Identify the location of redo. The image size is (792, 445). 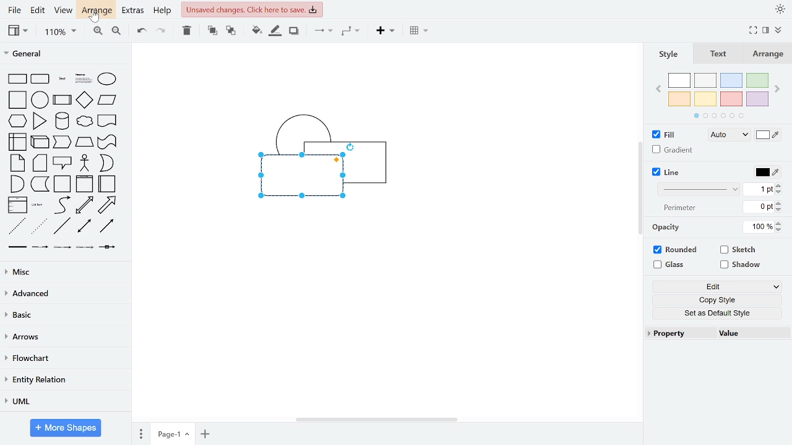
(160, 32).